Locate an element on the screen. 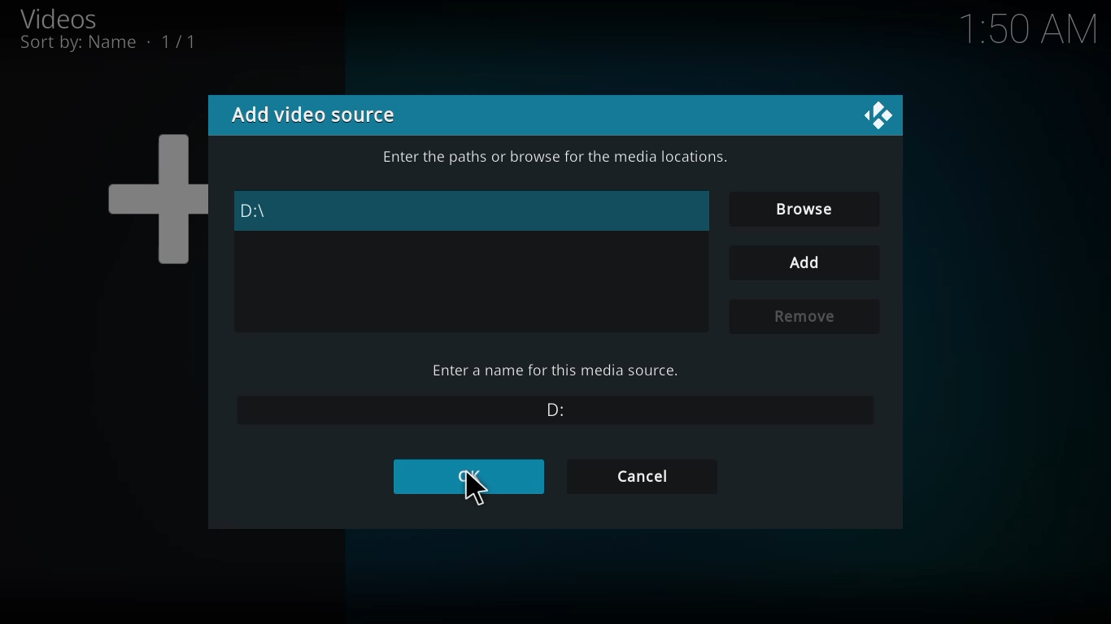 The width and height of the screenshot is (1111, 624). videos is located at coordinates (66, 17).